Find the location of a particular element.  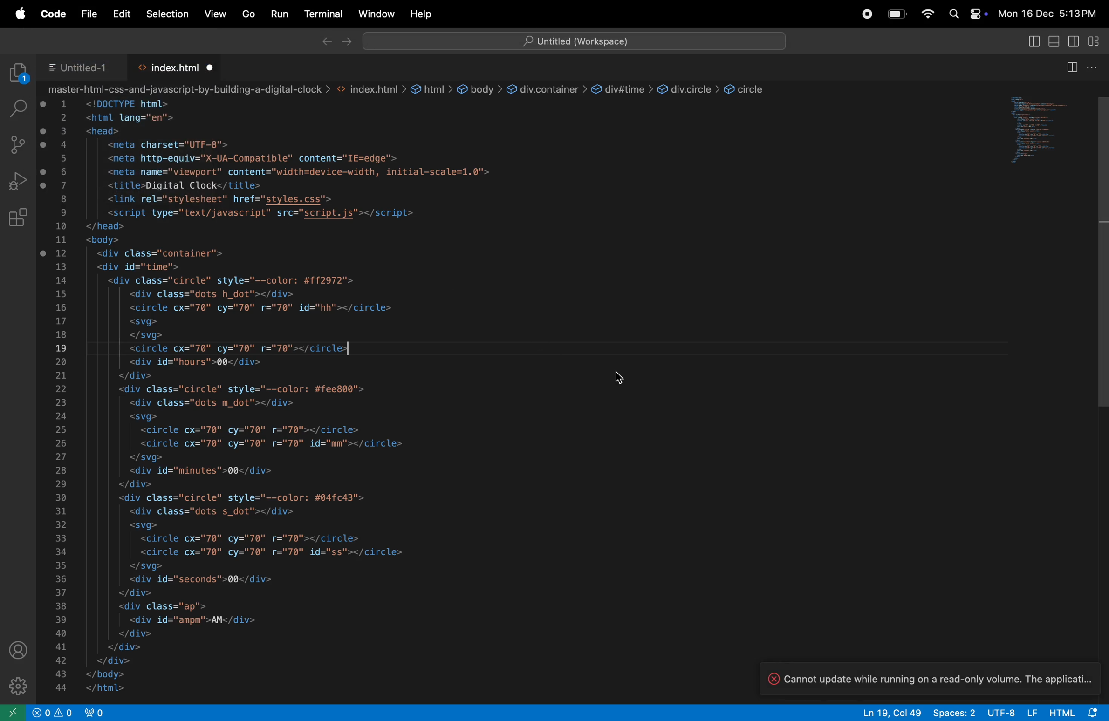

backward is located at coordinates (323, 42).